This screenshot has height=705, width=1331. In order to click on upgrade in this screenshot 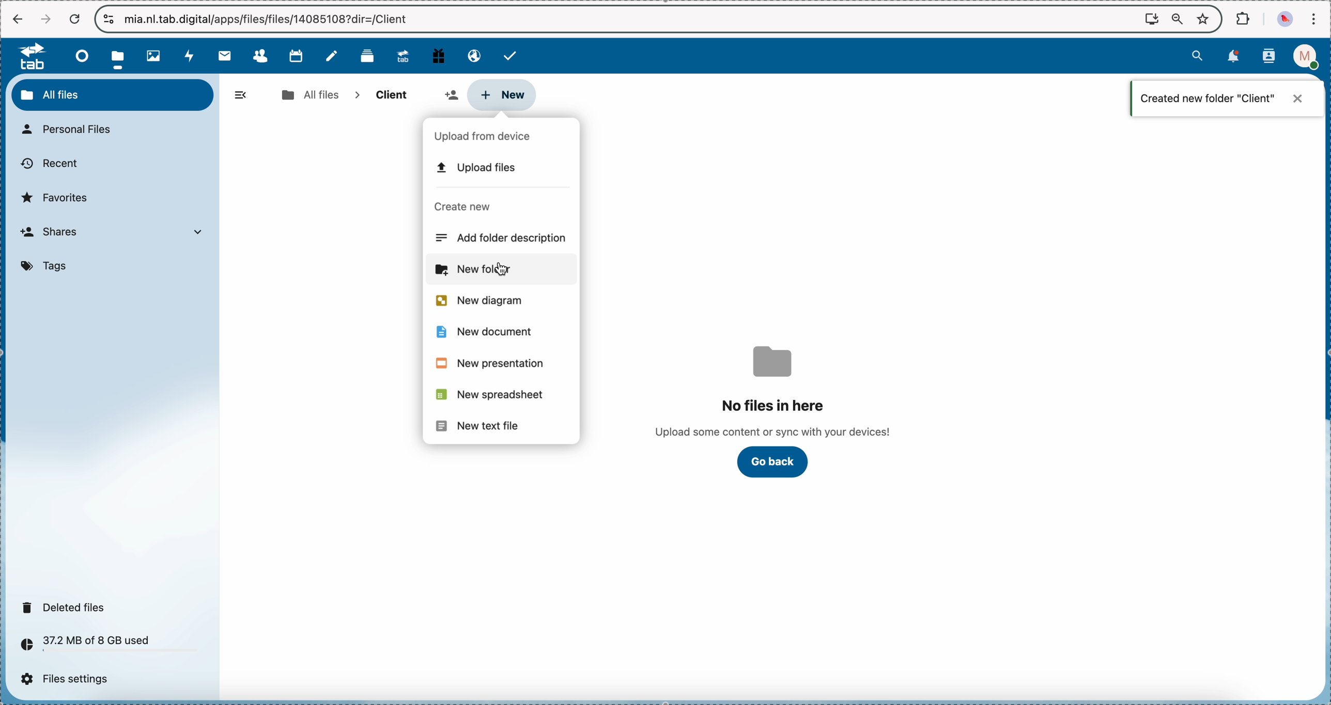, I will do `click(403, 55)`.